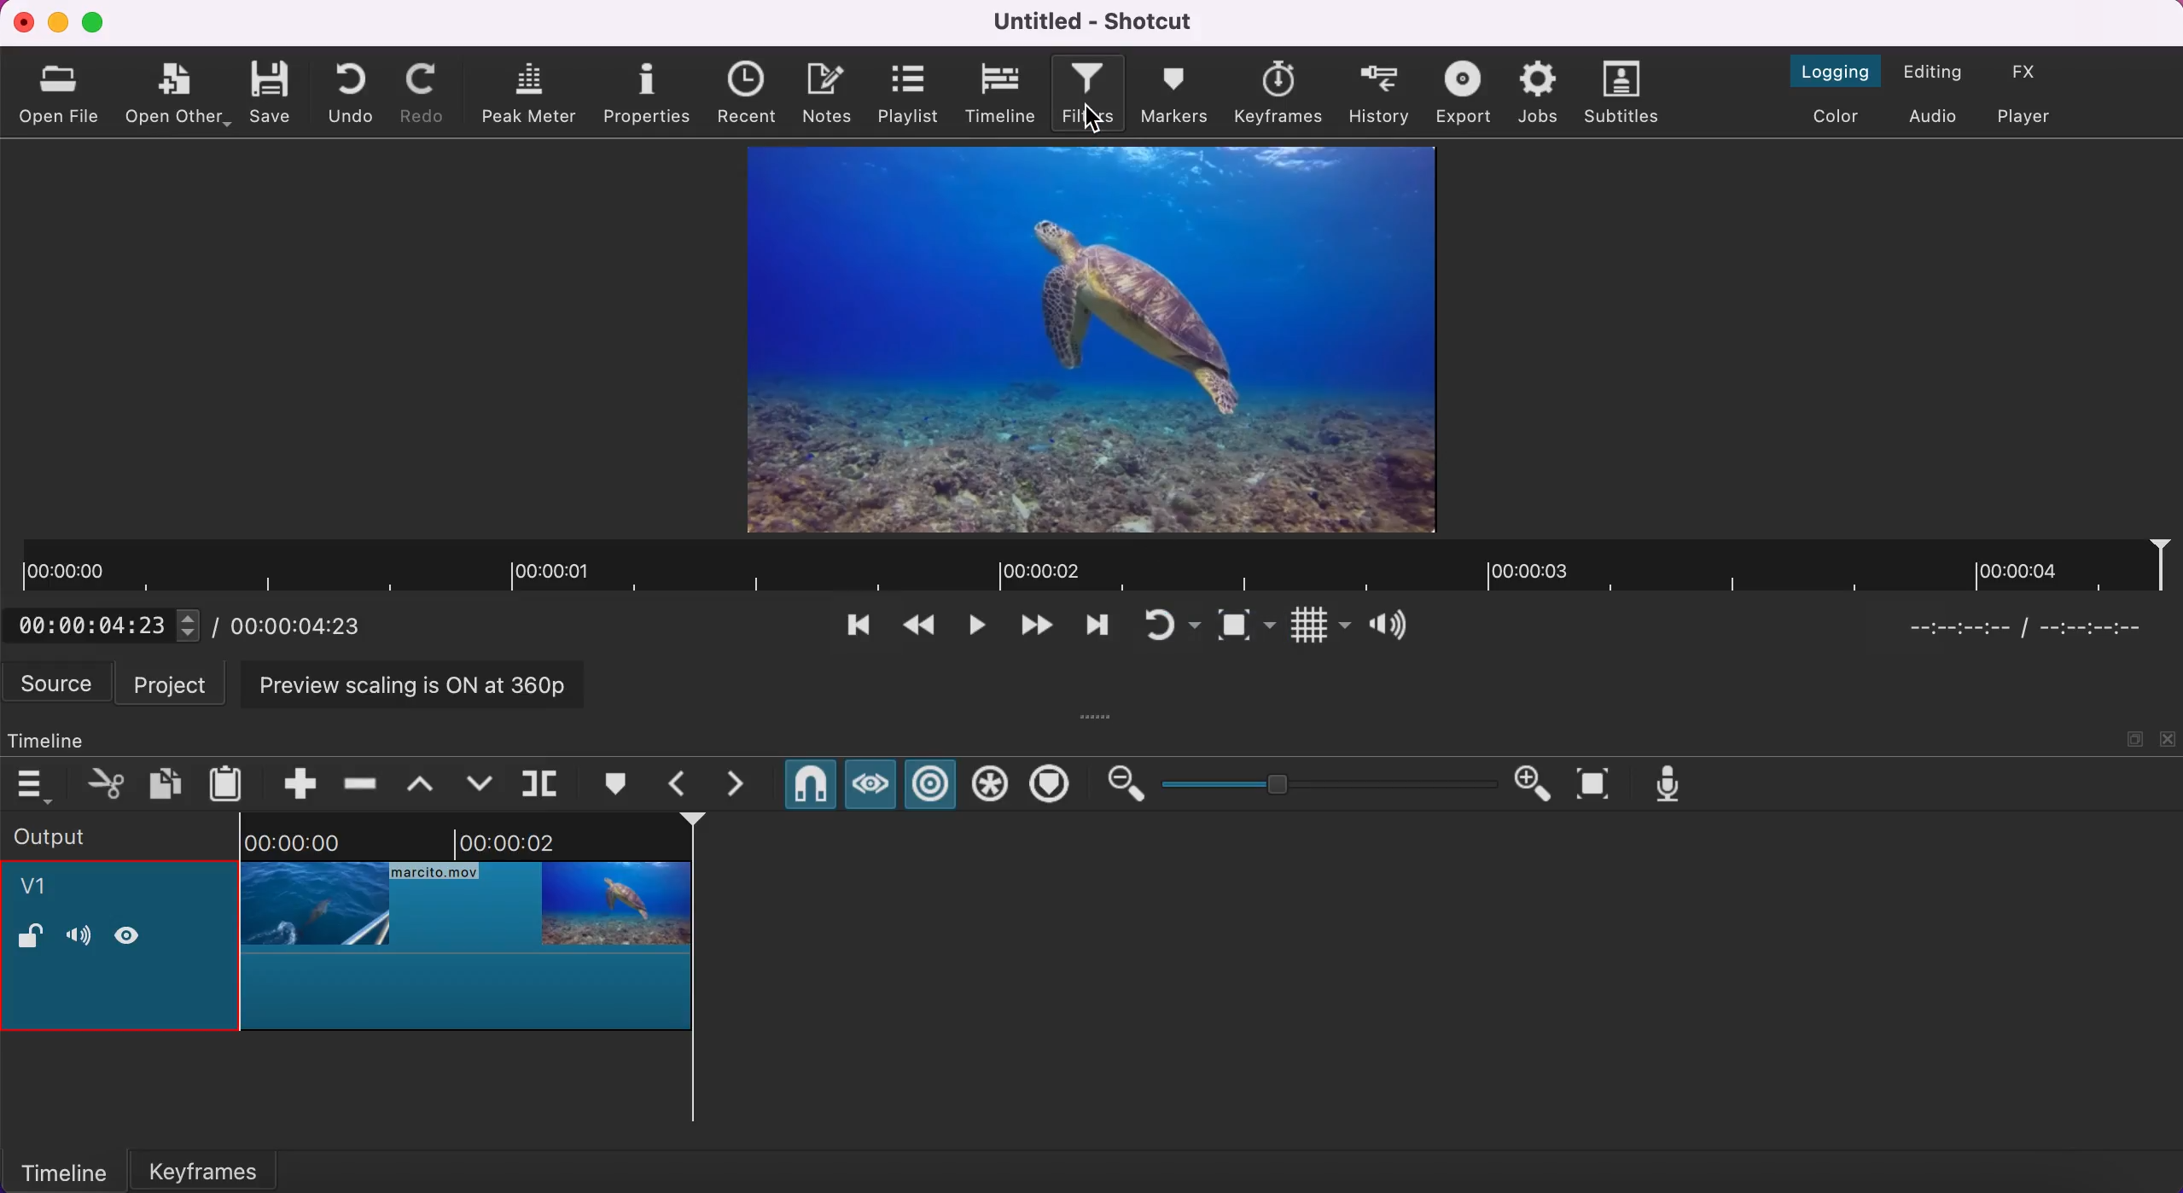 The height and width of the screenshot is (1193, 2183). I want to click on previous marker, so click(683, 783).